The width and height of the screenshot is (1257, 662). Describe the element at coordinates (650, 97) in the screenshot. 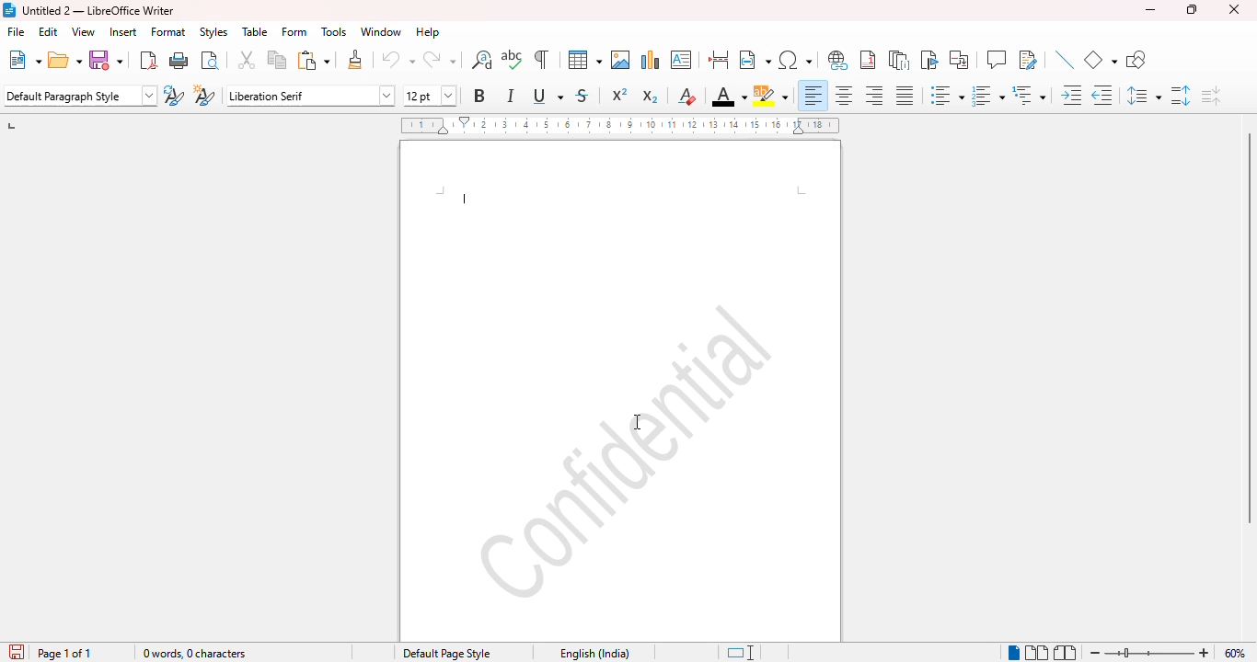

I see `subscript` at that location.